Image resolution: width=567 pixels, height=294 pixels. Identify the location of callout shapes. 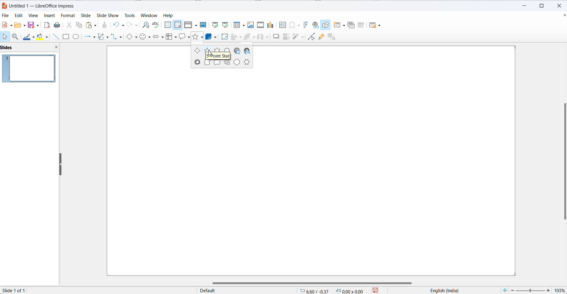
(185, 38).